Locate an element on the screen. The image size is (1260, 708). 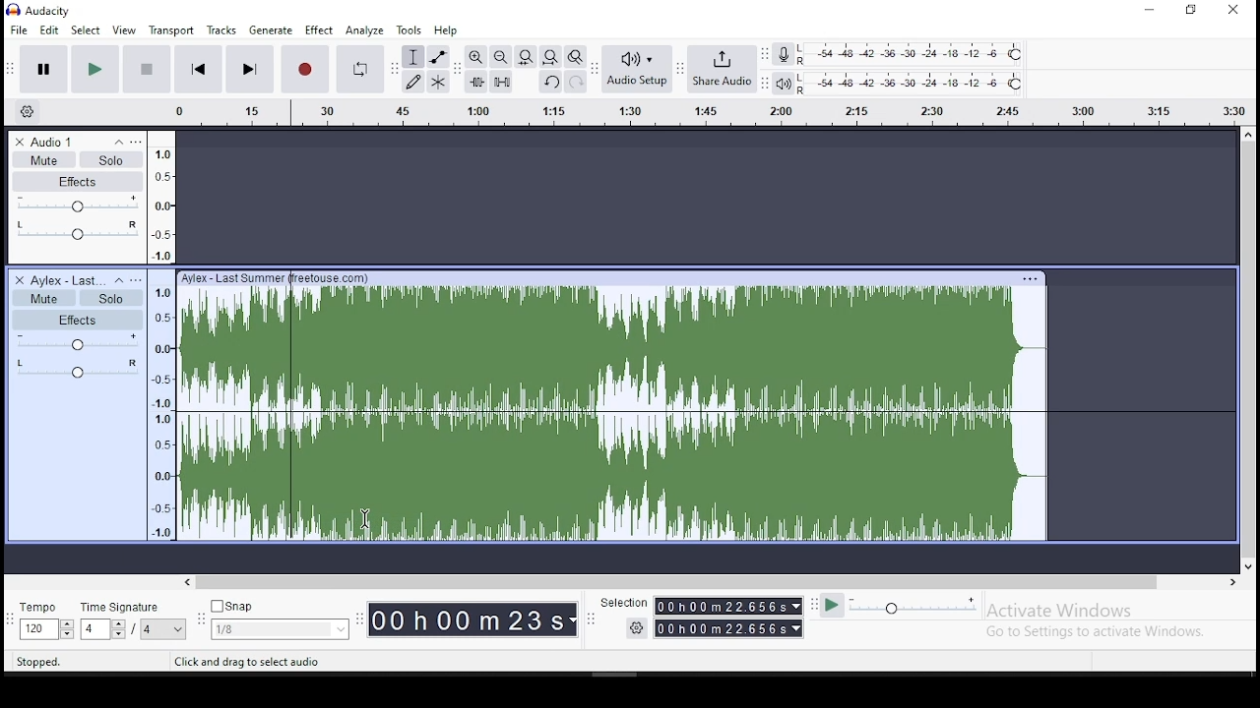
fit selection to width is located at coordinates (525, 57).